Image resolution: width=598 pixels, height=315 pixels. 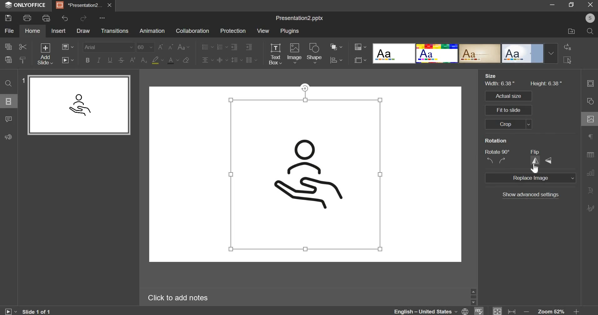 What do you see at coordinates (314, 53) in the screenshot?
I see `shapes` at bounding box center [314, 53].